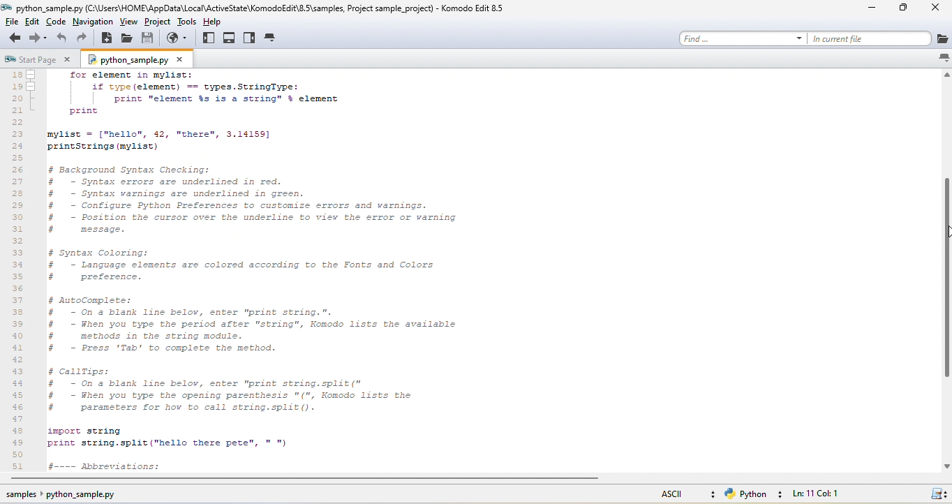  What do you see at coordinates (71, 496) in the screenshot?
I see `sample python` at bounding box center [71, 496].